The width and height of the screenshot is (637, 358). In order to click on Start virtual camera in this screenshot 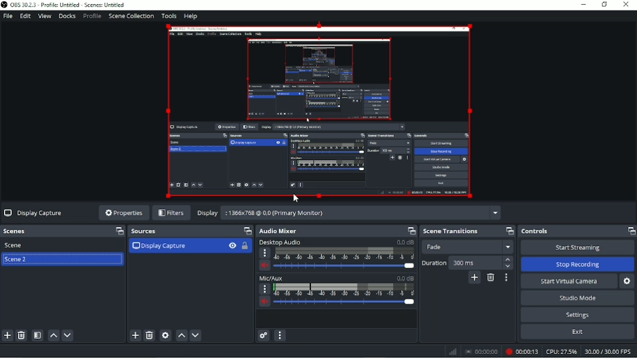, I will do `click(569, 281)`.